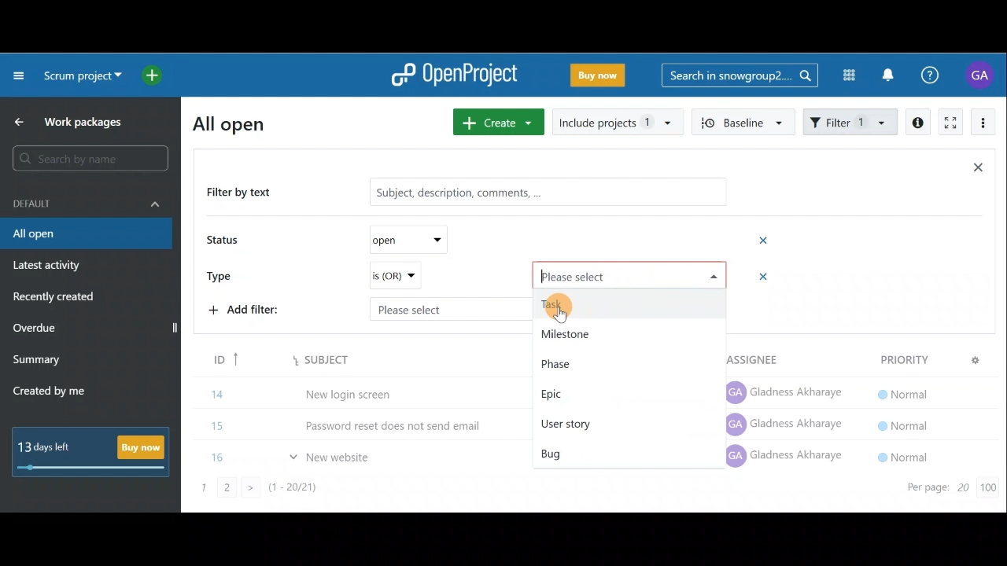  I want to click on Created by me, so click(58, 393).